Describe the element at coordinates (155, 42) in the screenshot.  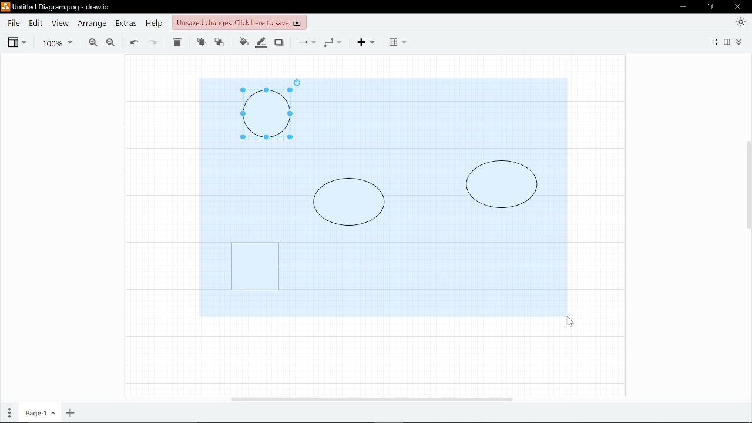
I see `Redo` at that location.